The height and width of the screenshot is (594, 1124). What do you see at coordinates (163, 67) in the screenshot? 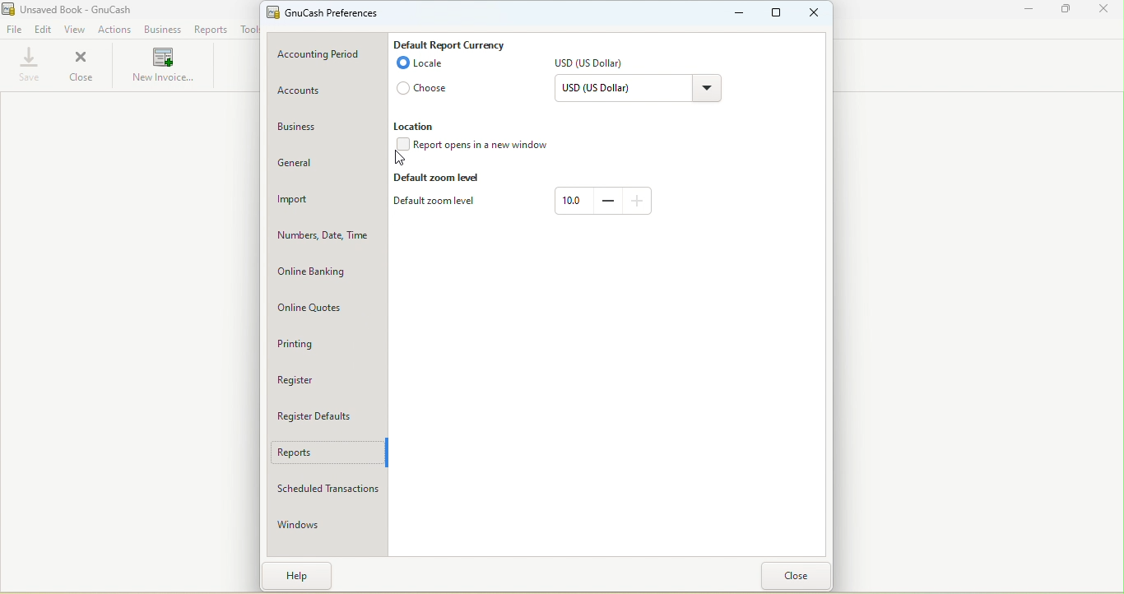
I see `New invoice` at bounding box center [163, 67].